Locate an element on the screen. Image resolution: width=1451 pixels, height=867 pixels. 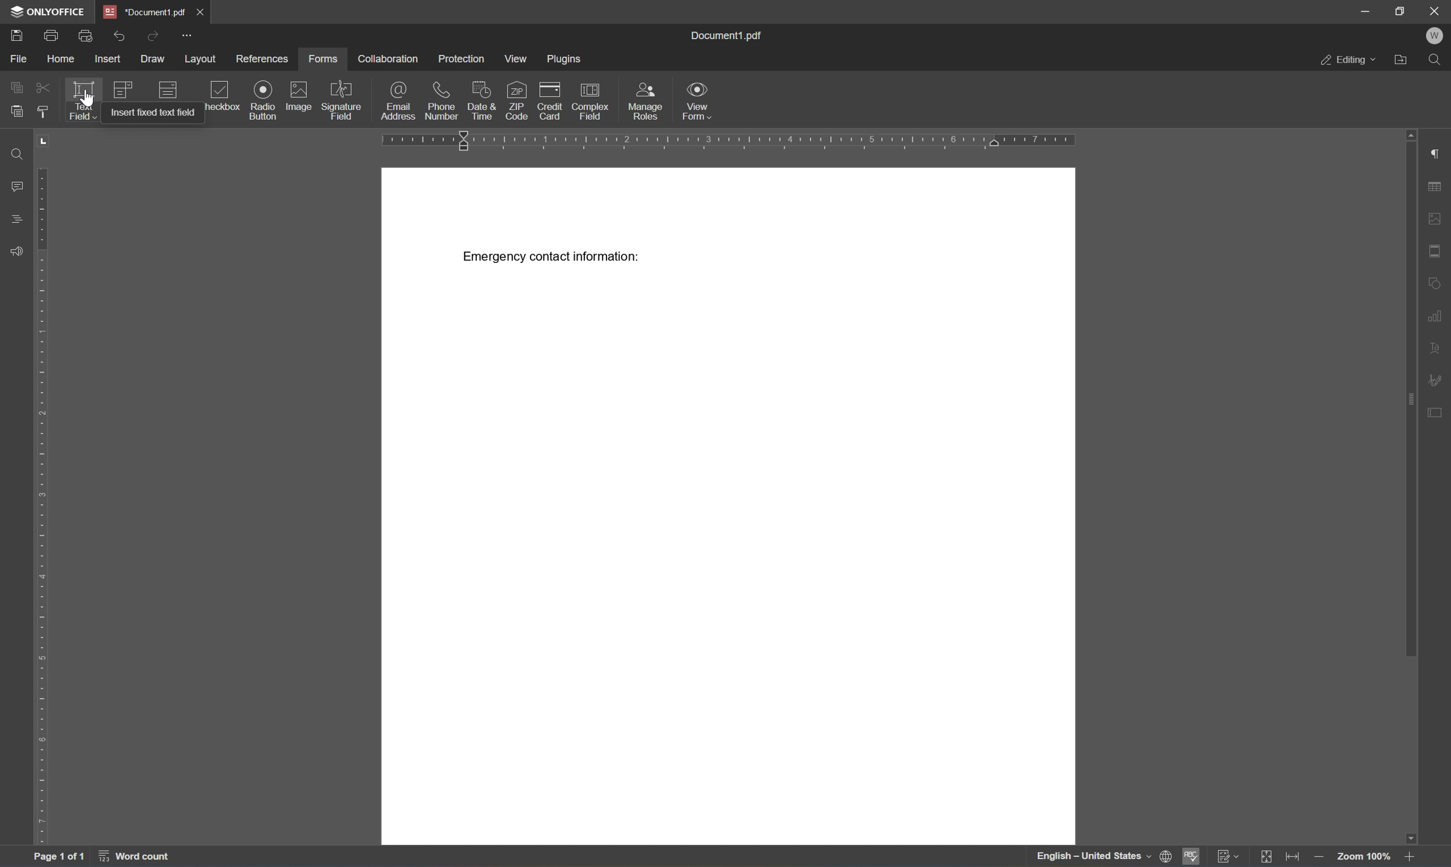
cut is located at coordinates (43, 86).